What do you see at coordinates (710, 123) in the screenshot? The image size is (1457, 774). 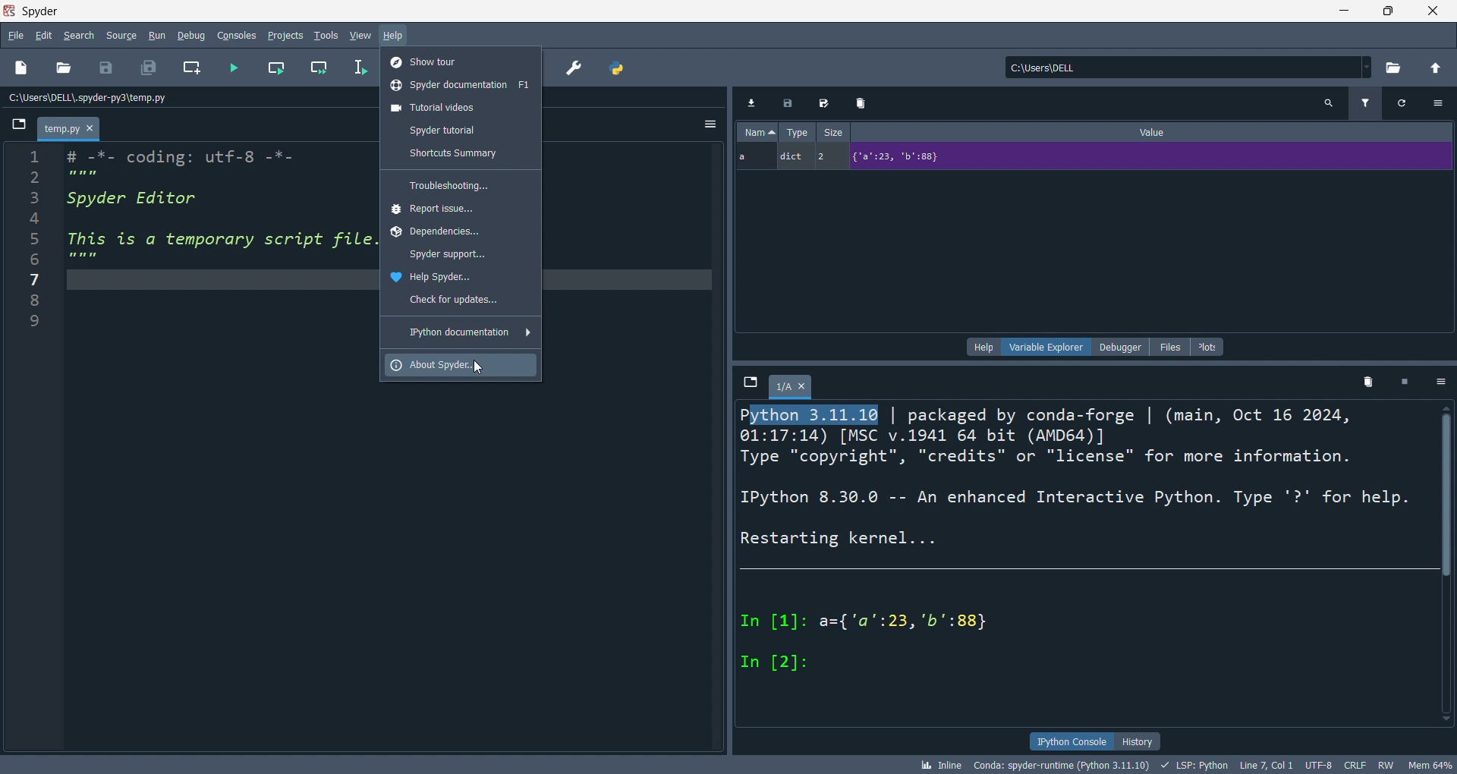 I see `Settings` at bounding box center [710, 123].